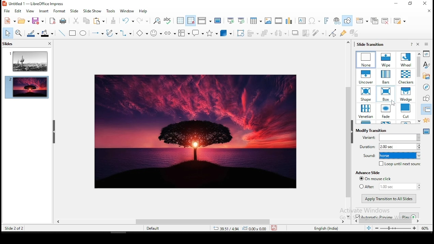  I want to click on toggle extrusiuon, so click(354, 33).